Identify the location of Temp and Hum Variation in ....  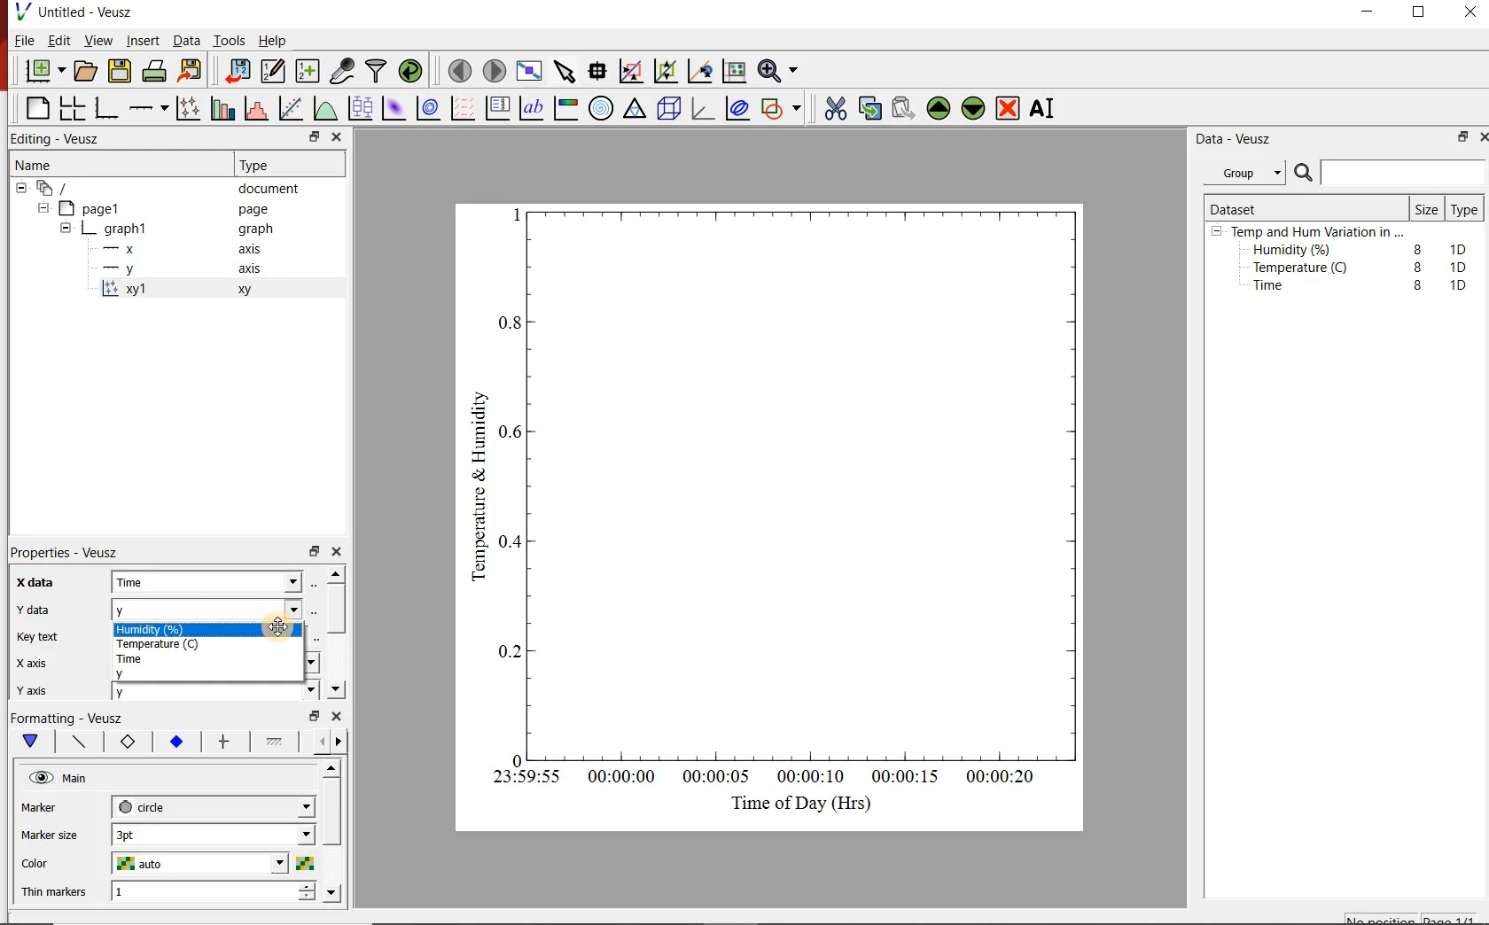
(1317, 232).